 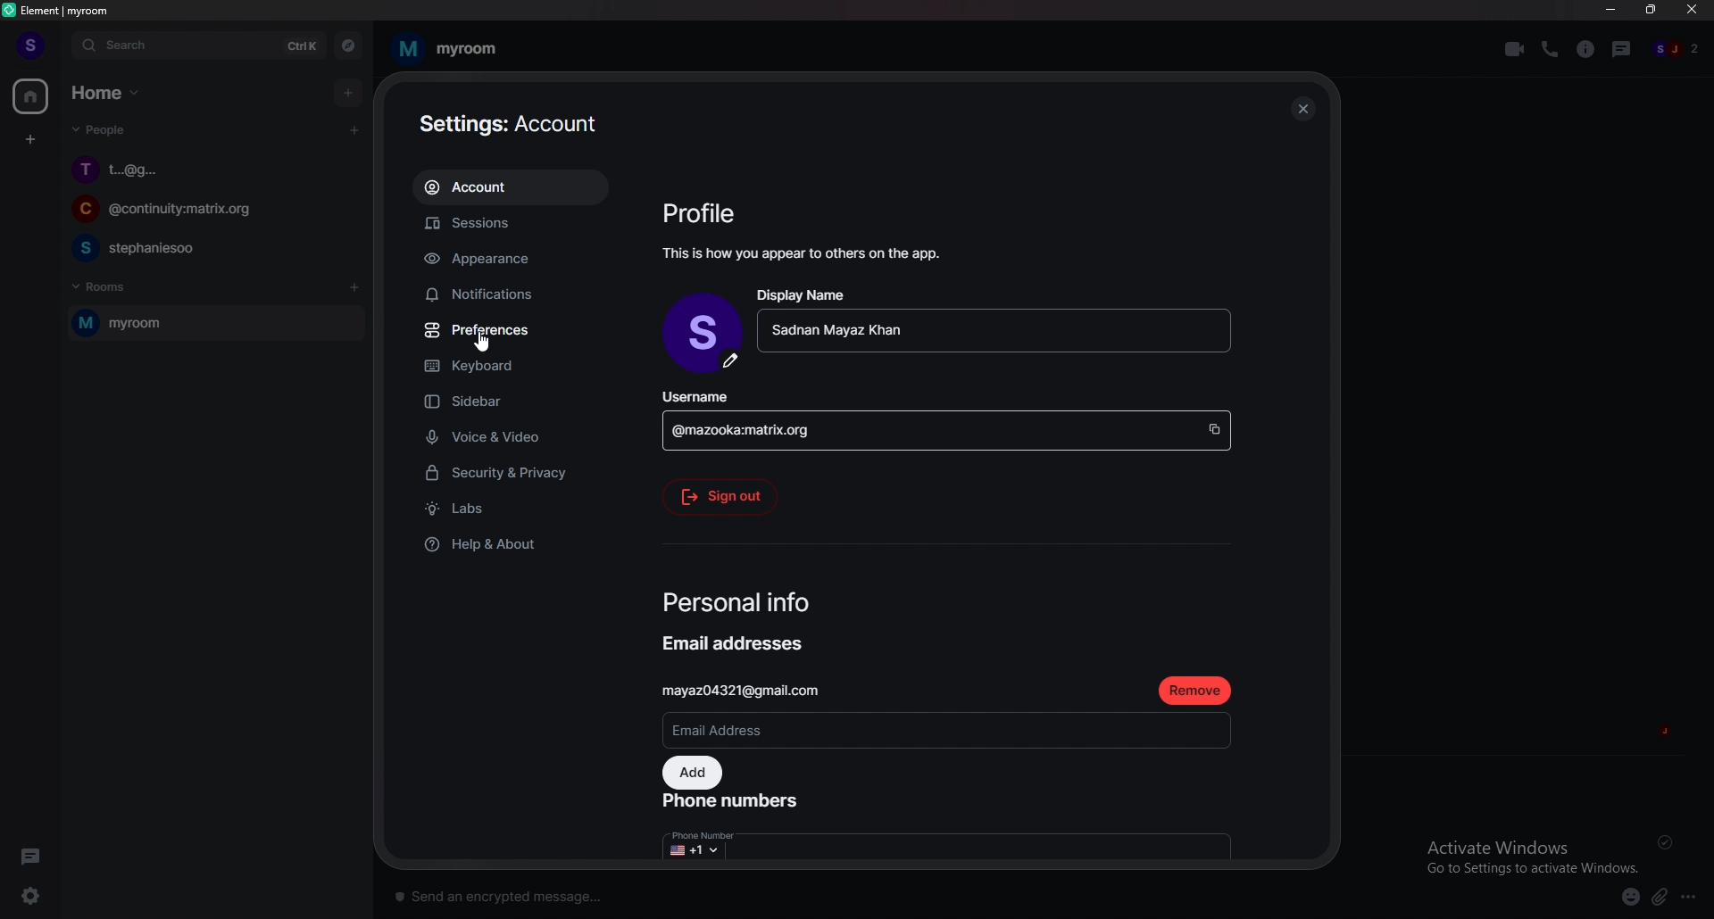 What do you see at coordinates (1663, 898) in the screenshot?
I see `attachments` at bounding box center [1663, 898].